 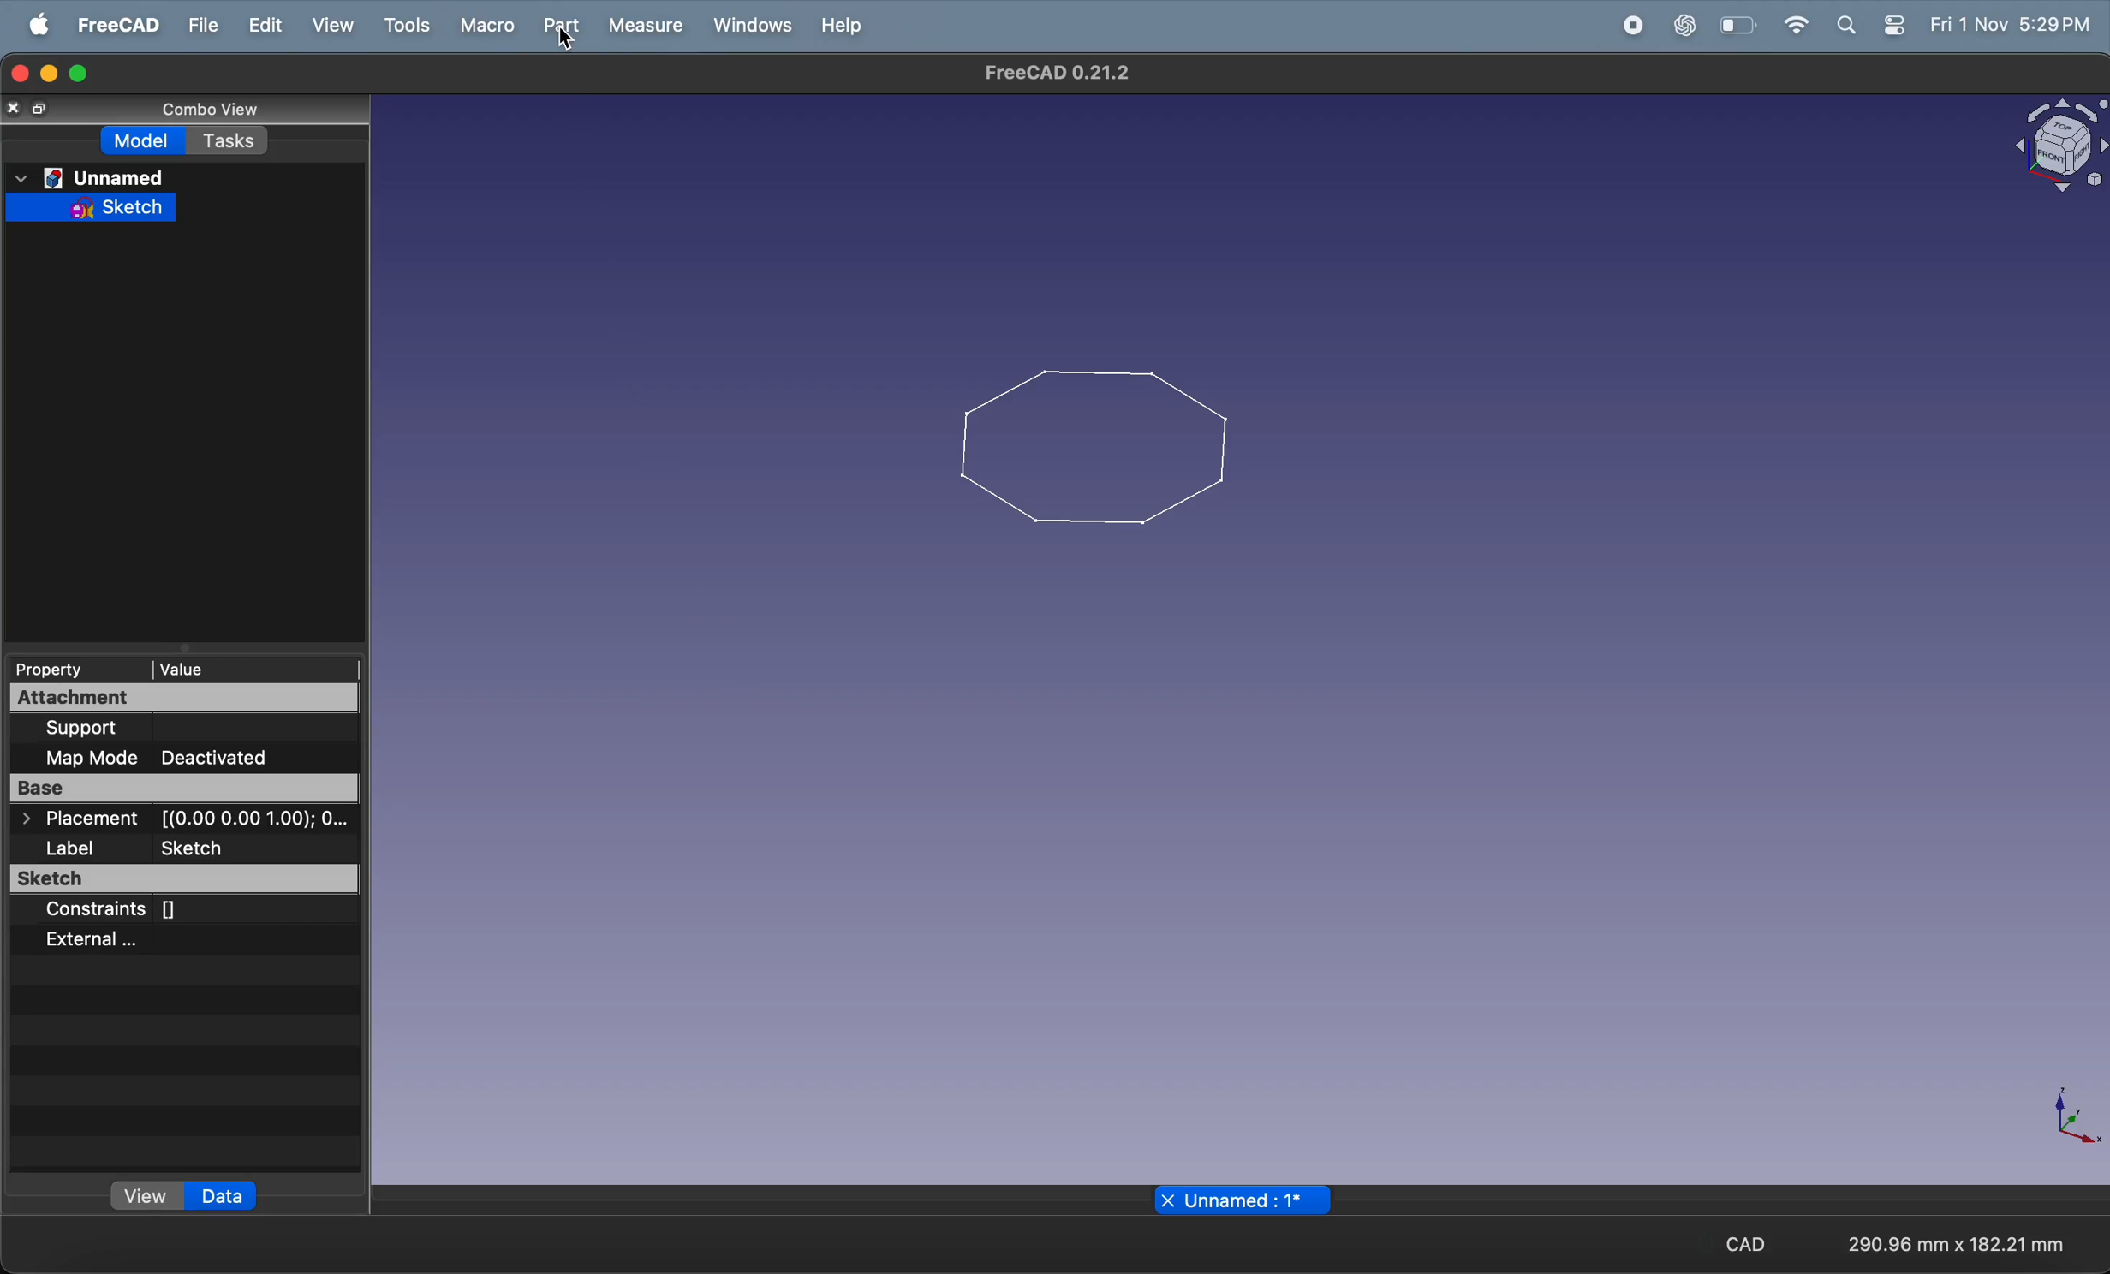 What do you see at coordinates (136, 140) in the screenshot?
I see `model` at bounding box center [136, 140].